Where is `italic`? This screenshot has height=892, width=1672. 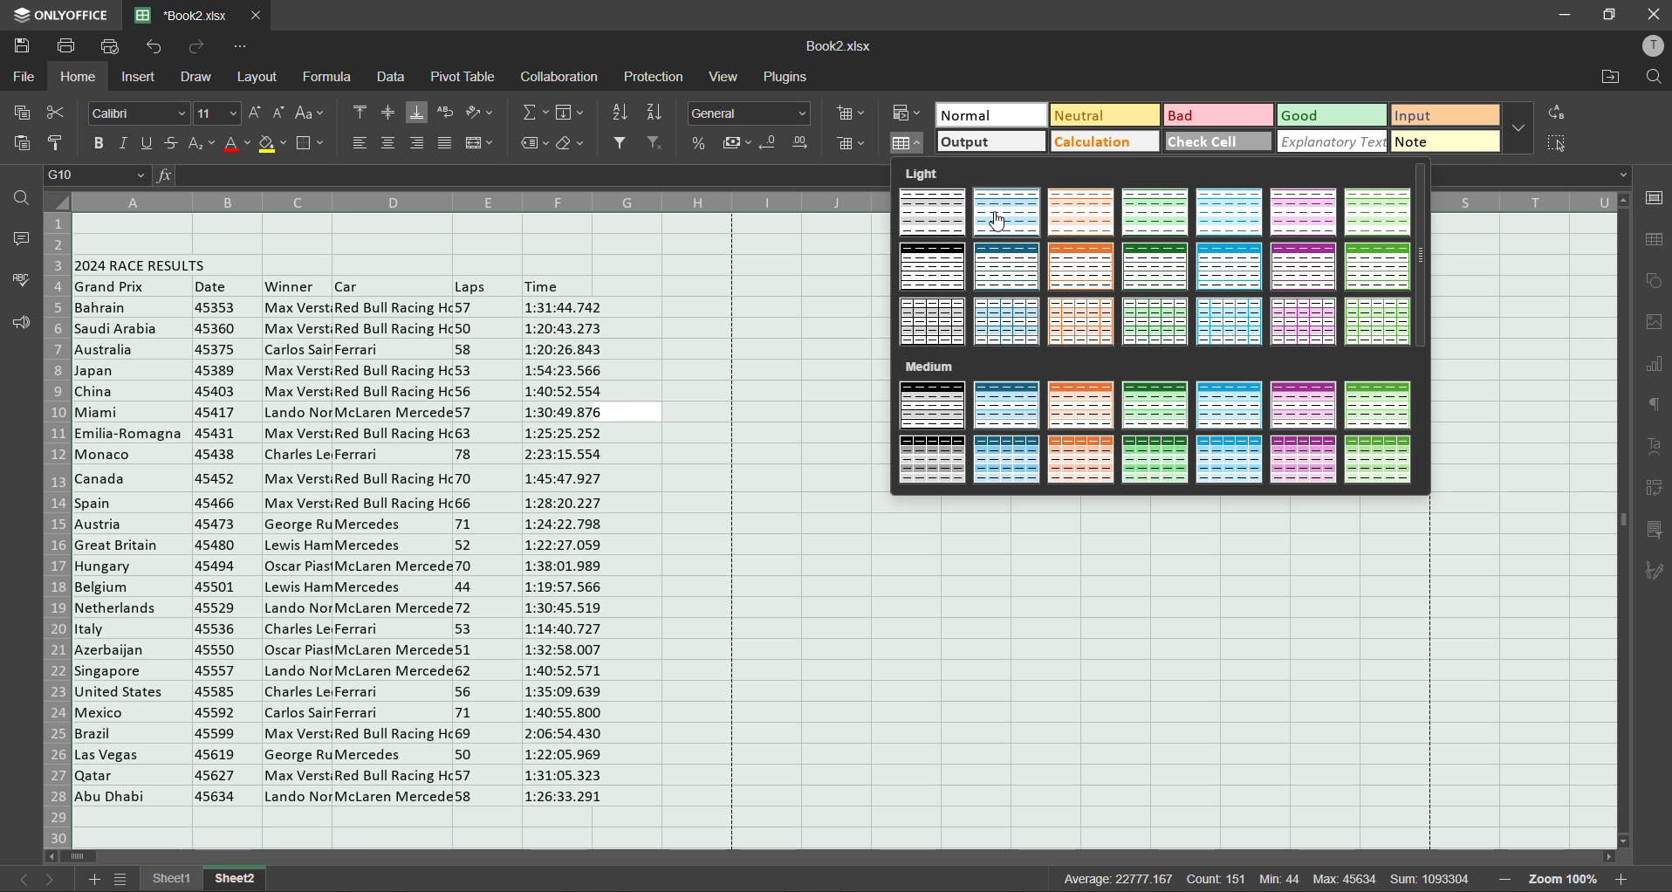
italic is located at coordinates (125, 144).